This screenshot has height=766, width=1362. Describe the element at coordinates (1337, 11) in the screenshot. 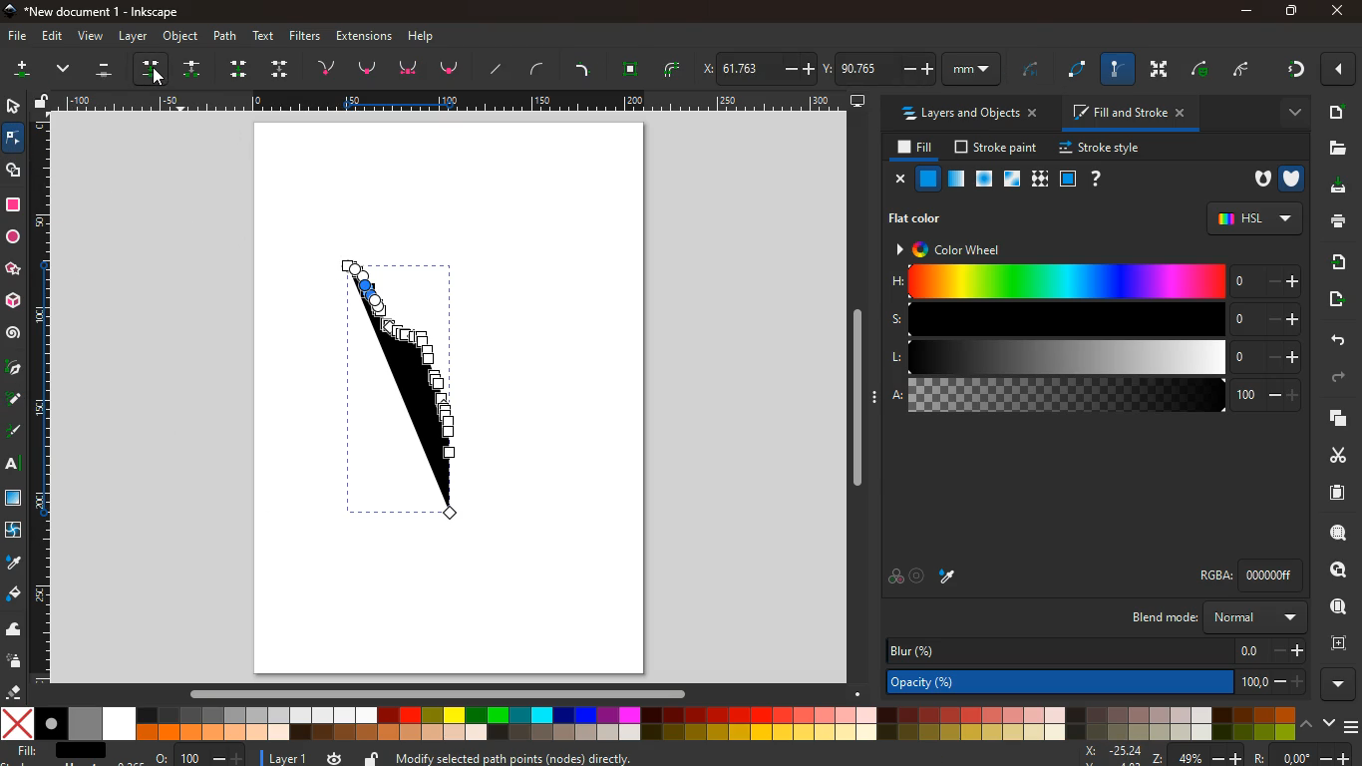

I see `Close` at that location.